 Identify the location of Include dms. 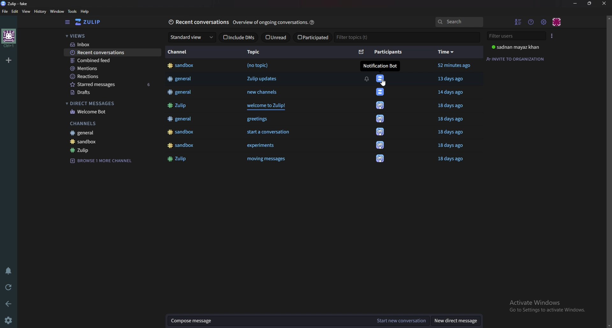
(238, 37).